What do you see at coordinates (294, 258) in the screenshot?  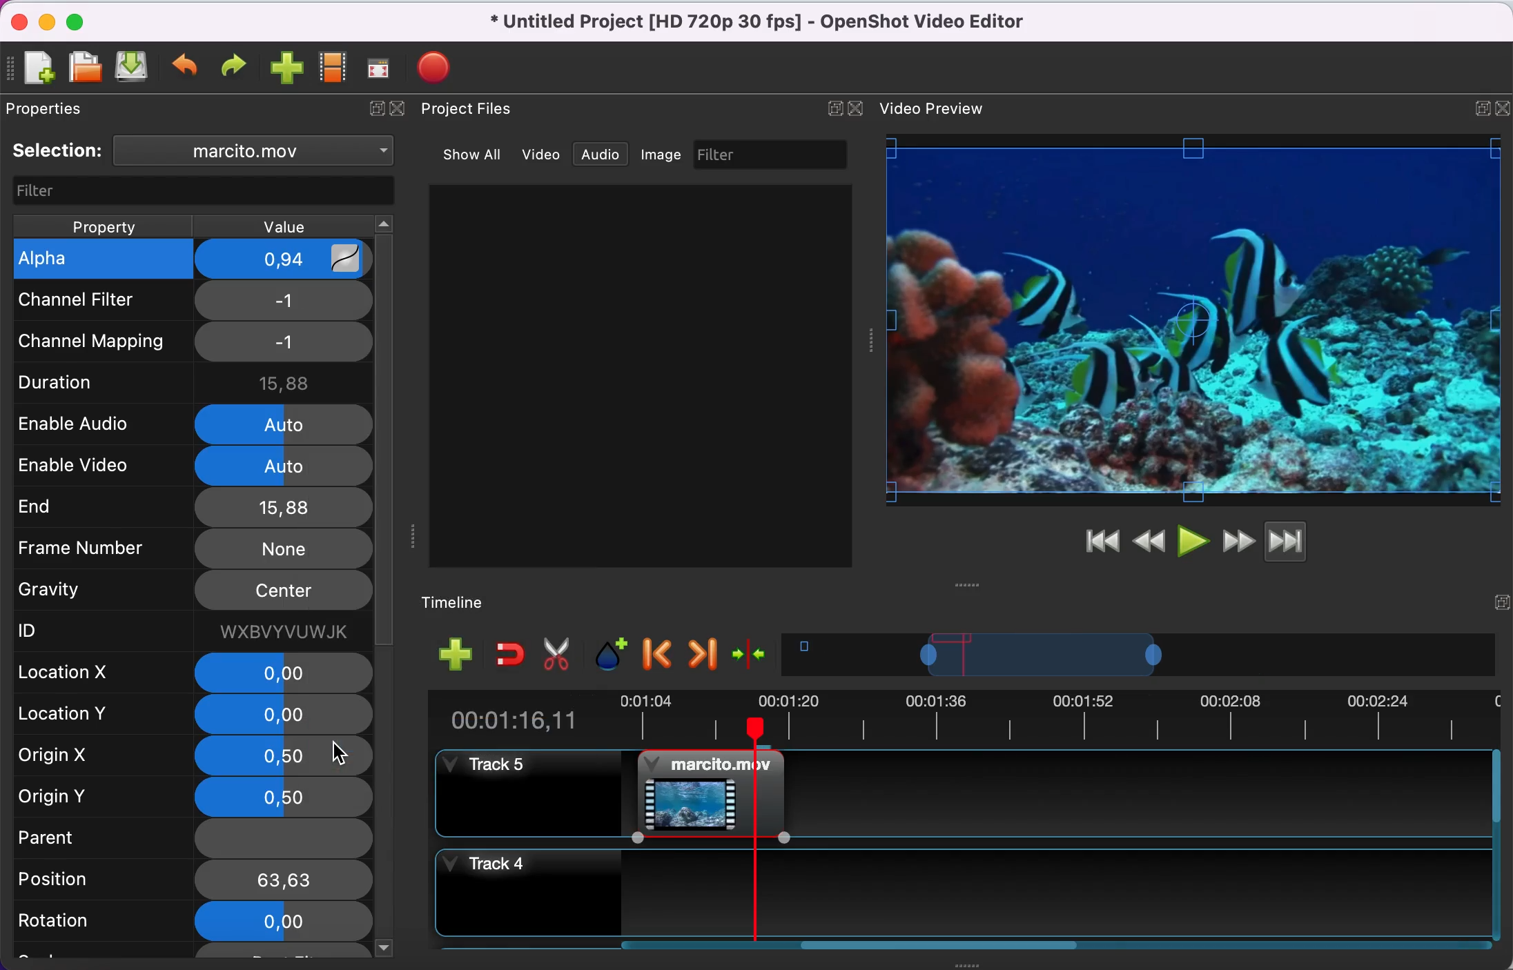 I see `09 PH` at bounding box center [294, 258].